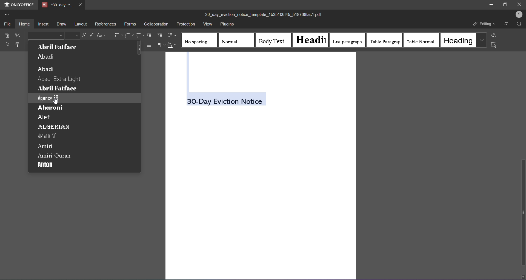 The image size is (526, 280). What do you see at coordinates (62, 47) in the screenshot?
I see `abril fatface` at bounding box center [62, 47].